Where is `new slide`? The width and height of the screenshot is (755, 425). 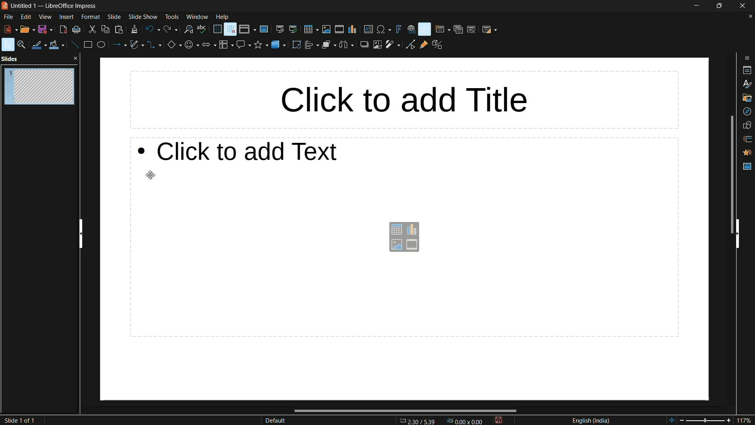
new slide is located at coordinates (442, 29).